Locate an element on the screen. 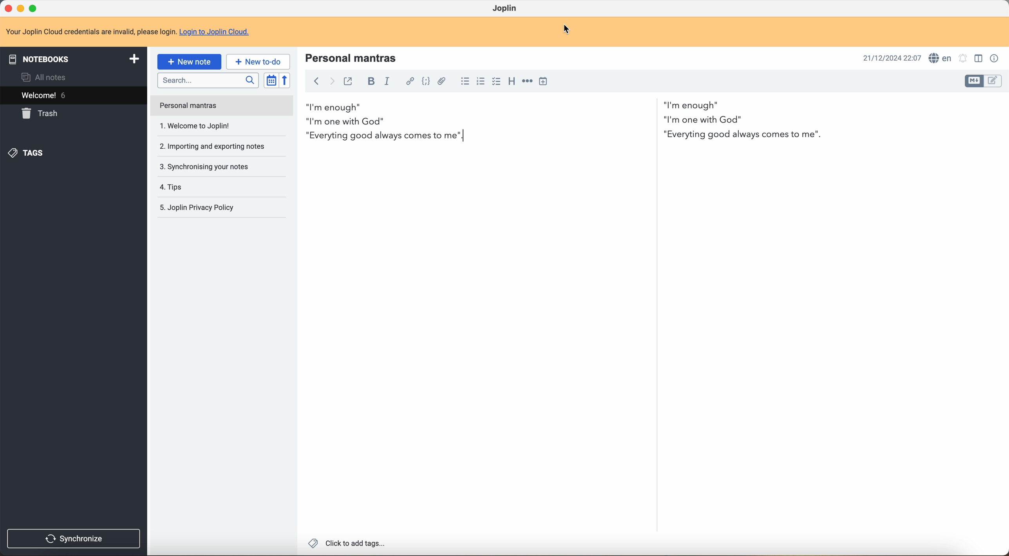 The image size is (1009, 556). hyperlink is located at coordinates (409, 81).